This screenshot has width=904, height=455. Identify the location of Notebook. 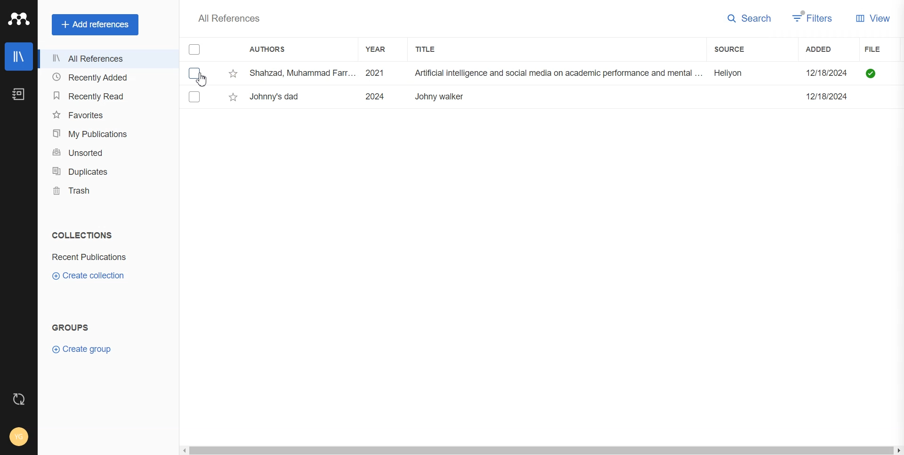
(19, 94).